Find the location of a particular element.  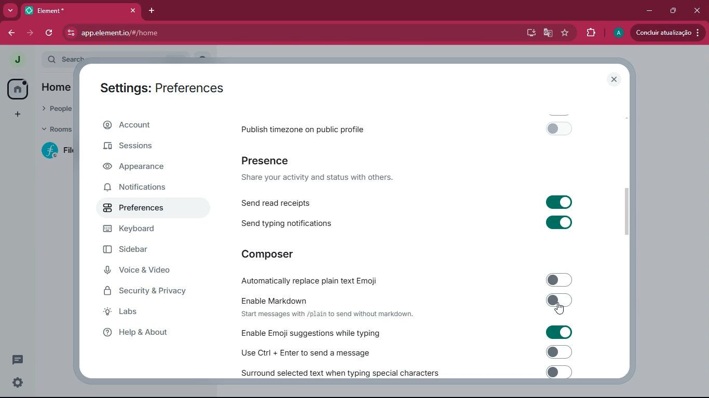

appearance is located at coordinates (140, 167).